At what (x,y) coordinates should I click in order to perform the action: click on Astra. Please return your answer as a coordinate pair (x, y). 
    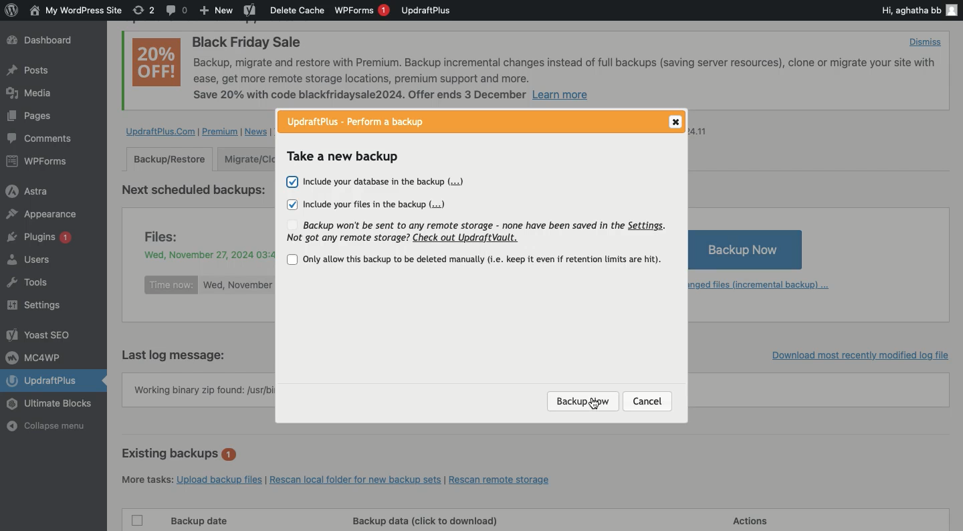
    Looking at the image, I should click on (38, 190).